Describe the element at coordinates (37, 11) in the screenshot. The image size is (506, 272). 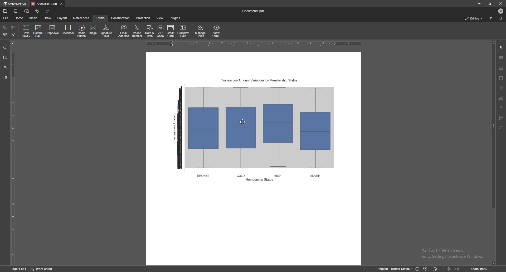
I see `undo` at that location.